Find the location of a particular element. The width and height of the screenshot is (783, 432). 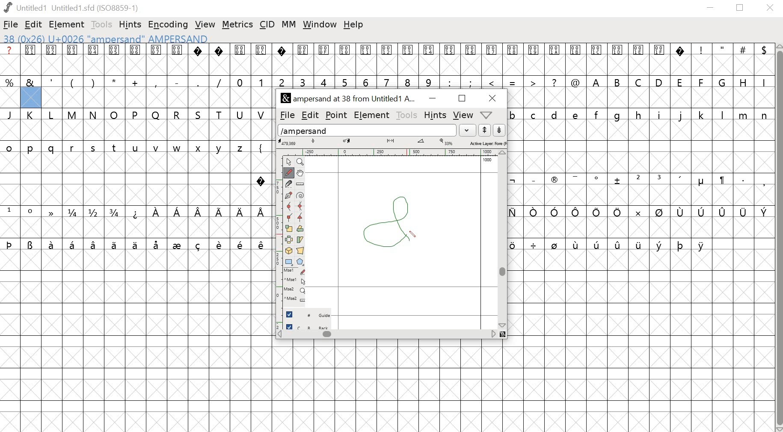

< is located at coordinates (493, 82).